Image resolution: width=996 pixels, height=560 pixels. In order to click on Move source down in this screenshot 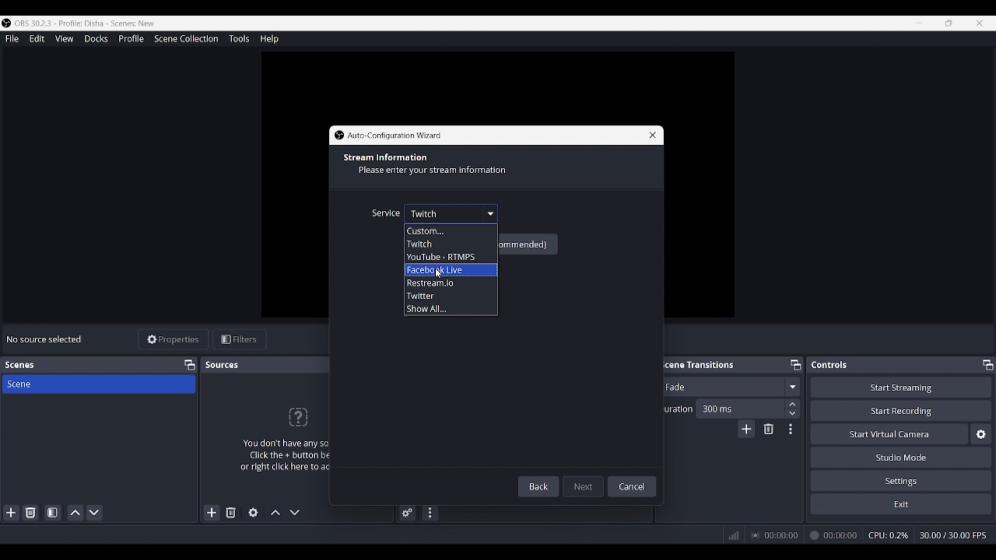, I will do `click(295, 512)`.